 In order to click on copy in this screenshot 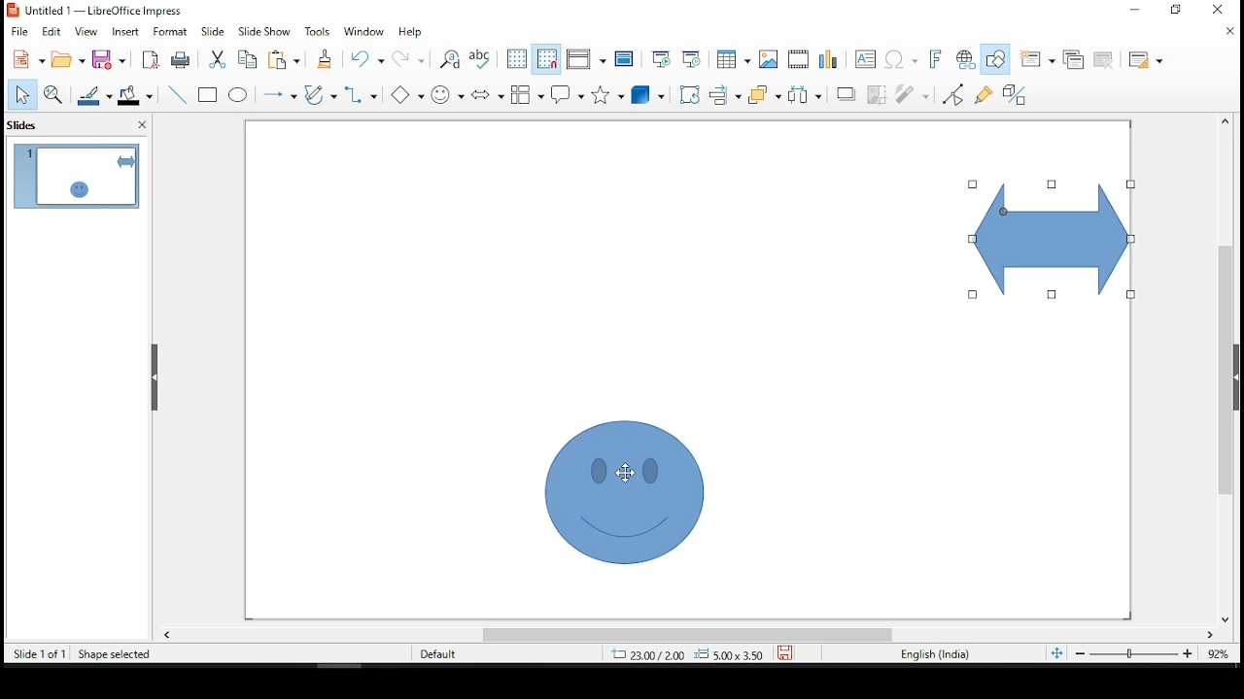, I will do `click(249, 60)`.